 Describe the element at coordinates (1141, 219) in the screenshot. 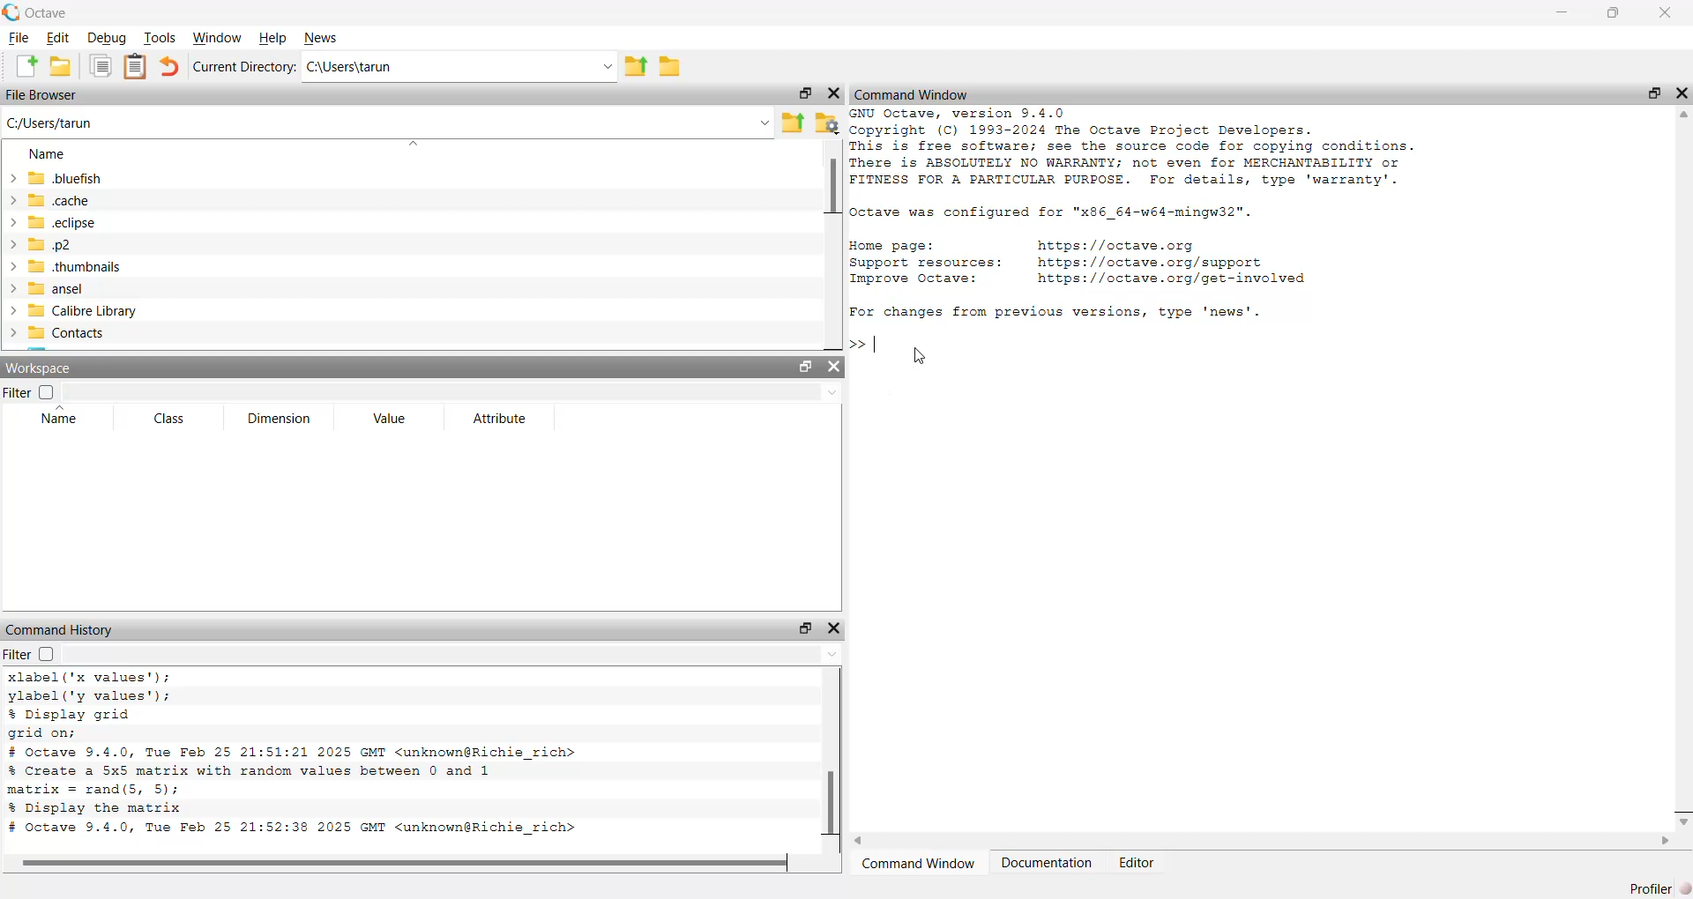

I see `GNU Octave, version 9.4.0

Copyright (C) 1993-2024 The Octave Project Developers.

This is free software; see the source code for copying conditions.
There is ABSOLUTELY NO WARRANTY; not even for MERCHANTABILITY or
FITNESS FOR A PARTICULAR PURPOSE. For details, type 'warranty'.
Octave was configured for "x86_64-w64-mingw32".

Home page: https: //octave.org

Support resources: https: //octave.org/support

Improve Octave: https: //octave.org/get-involved

For changes from previous versions, type 'news'.` at that location.